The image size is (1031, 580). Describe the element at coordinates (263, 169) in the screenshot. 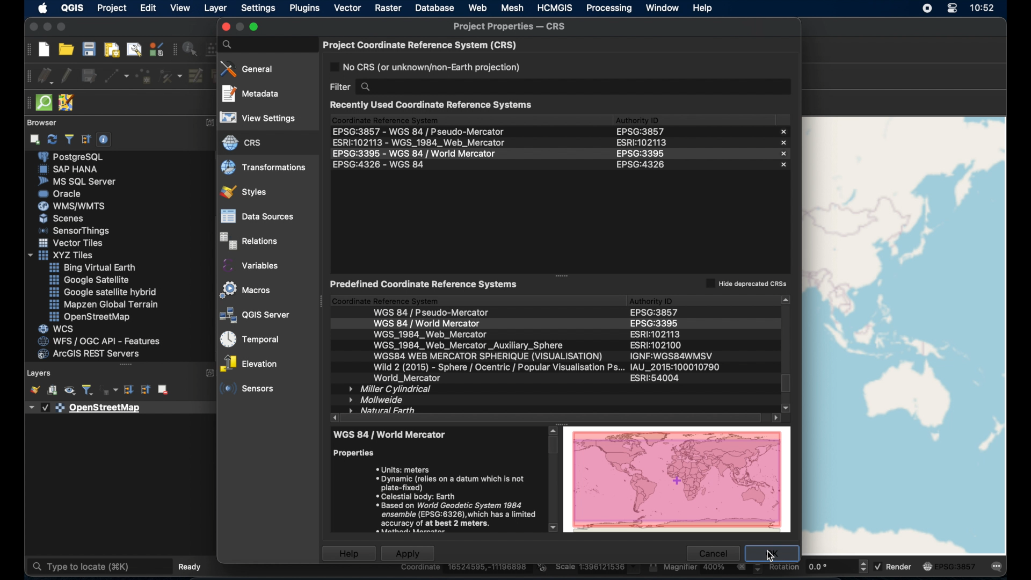

I see `transformations` at that location.